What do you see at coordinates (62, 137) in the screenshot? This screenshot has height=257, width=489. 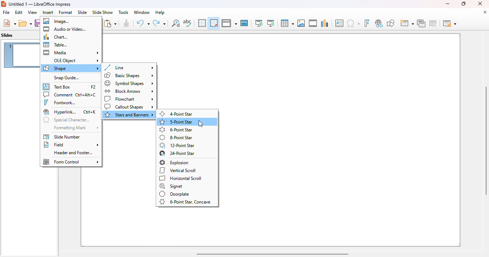 I see `slide number` at bounding box center [62, 137].